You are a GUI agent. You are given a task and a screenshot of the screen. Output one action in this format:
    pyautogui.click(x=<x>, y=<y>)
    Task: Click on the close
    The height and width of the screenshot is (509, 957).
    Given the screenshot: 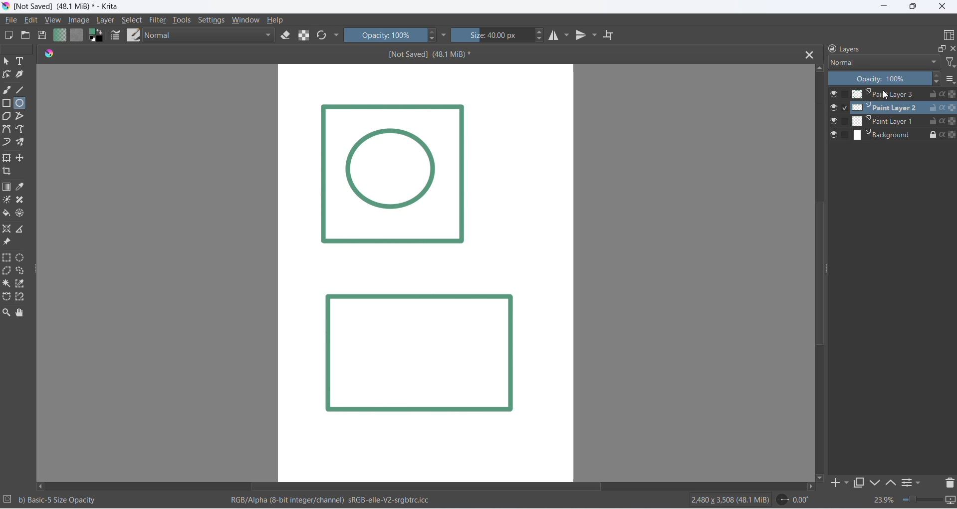 What is the action you would take?
    pyautogui.click(x=943, y=7)
    